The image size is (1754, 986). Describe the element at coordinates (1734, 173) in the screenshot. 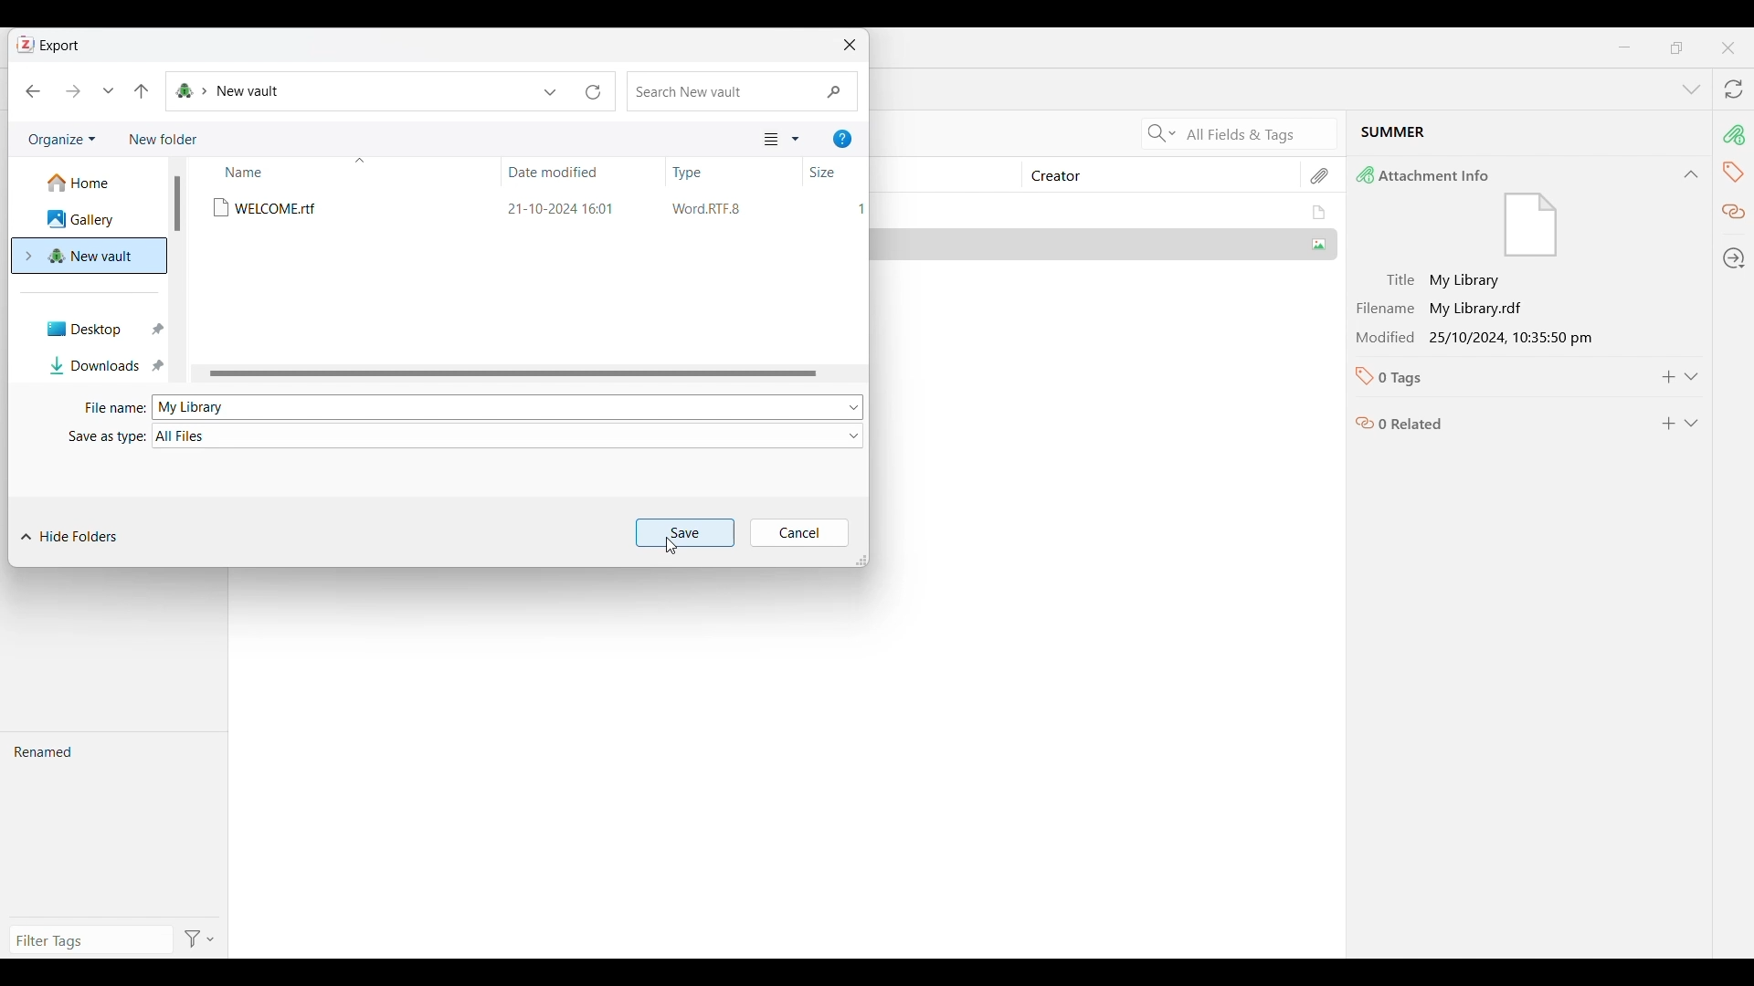

I see `Tags` at that location.